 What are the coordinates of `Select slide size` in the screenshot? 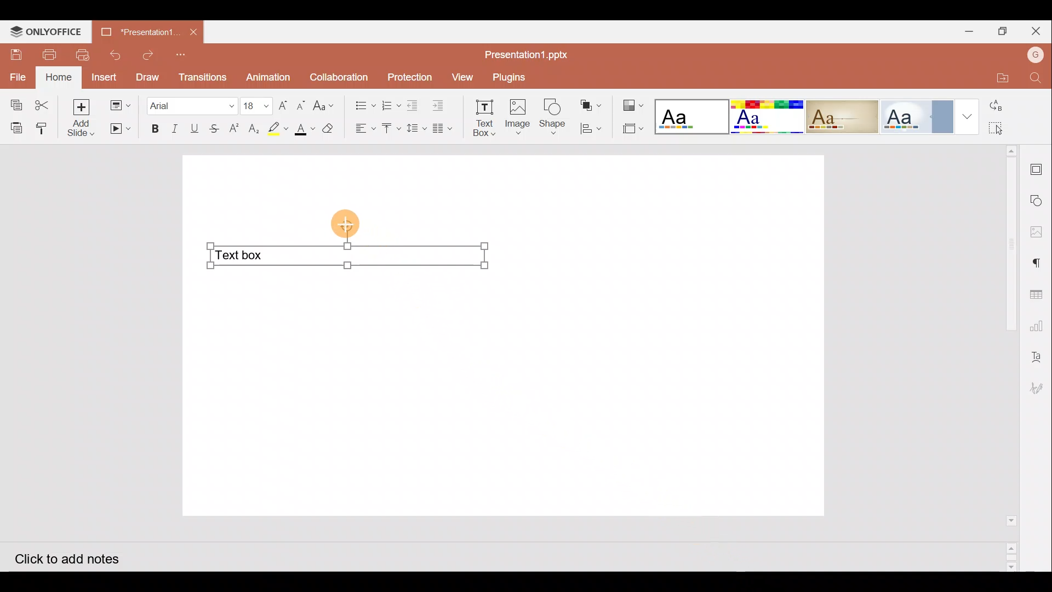 It's located at (628, 130).